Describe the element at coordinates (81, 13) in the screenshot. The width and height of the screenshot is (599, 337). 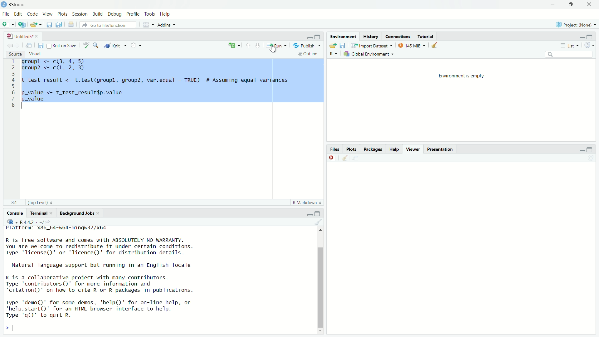
I see `Session` at that location.